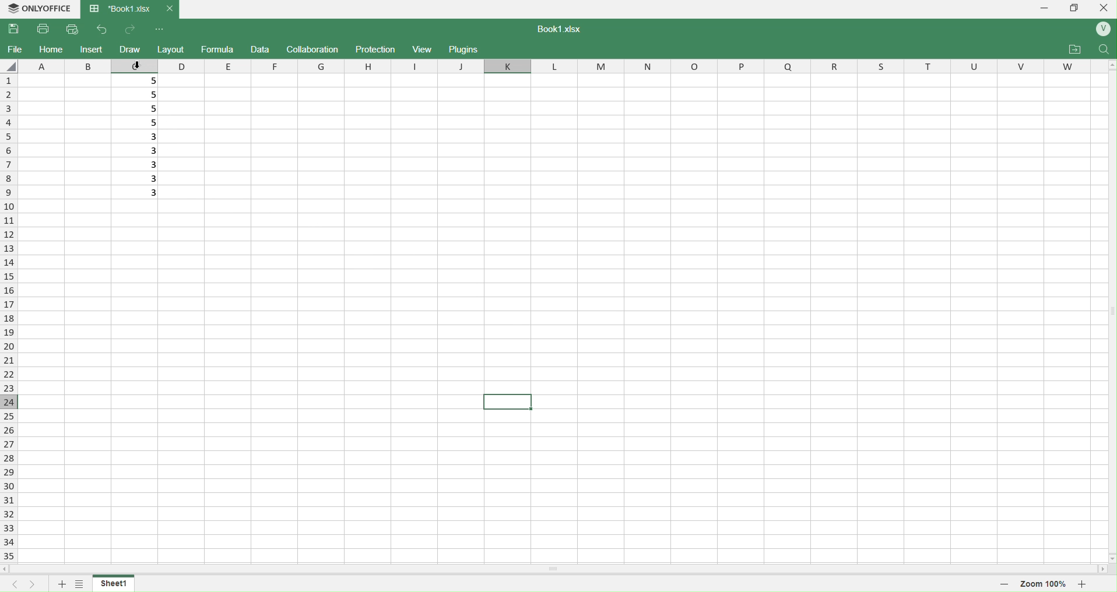 The width and height of the screenshot is (1117, 592). What do you see at coordinates (139, 64) in the screenshot?
I see `Cursor` at bounding box center [139, 64].